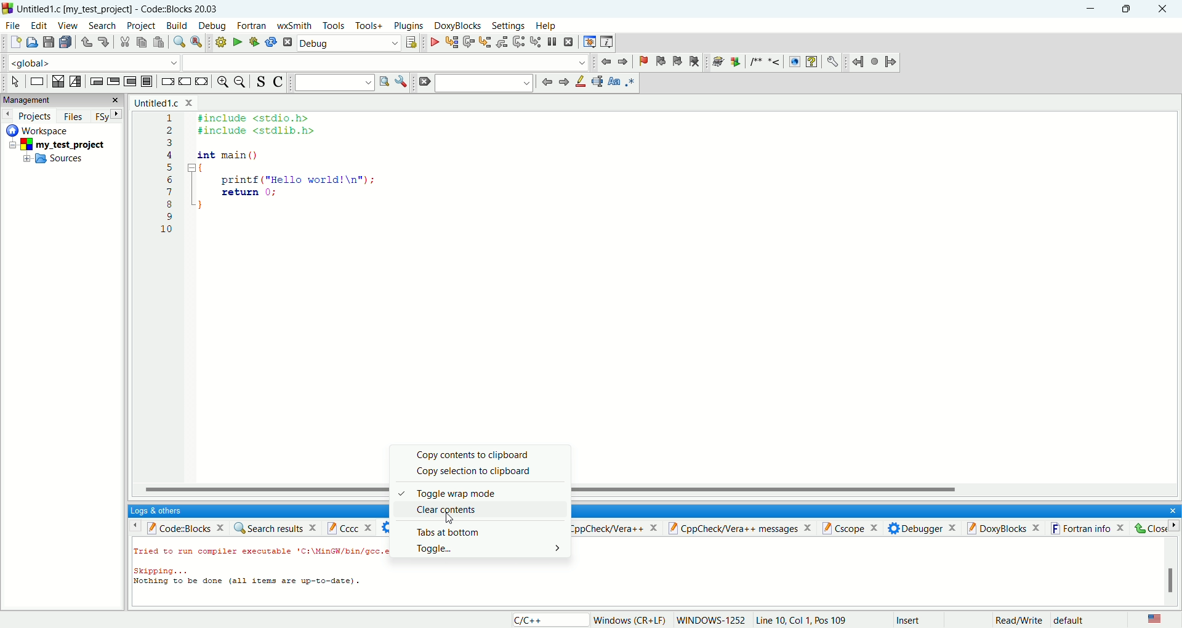  What do you see at coordinates (1093, 9) in the screenshot?
I see `minimize` at bounding box center [1093, 9].